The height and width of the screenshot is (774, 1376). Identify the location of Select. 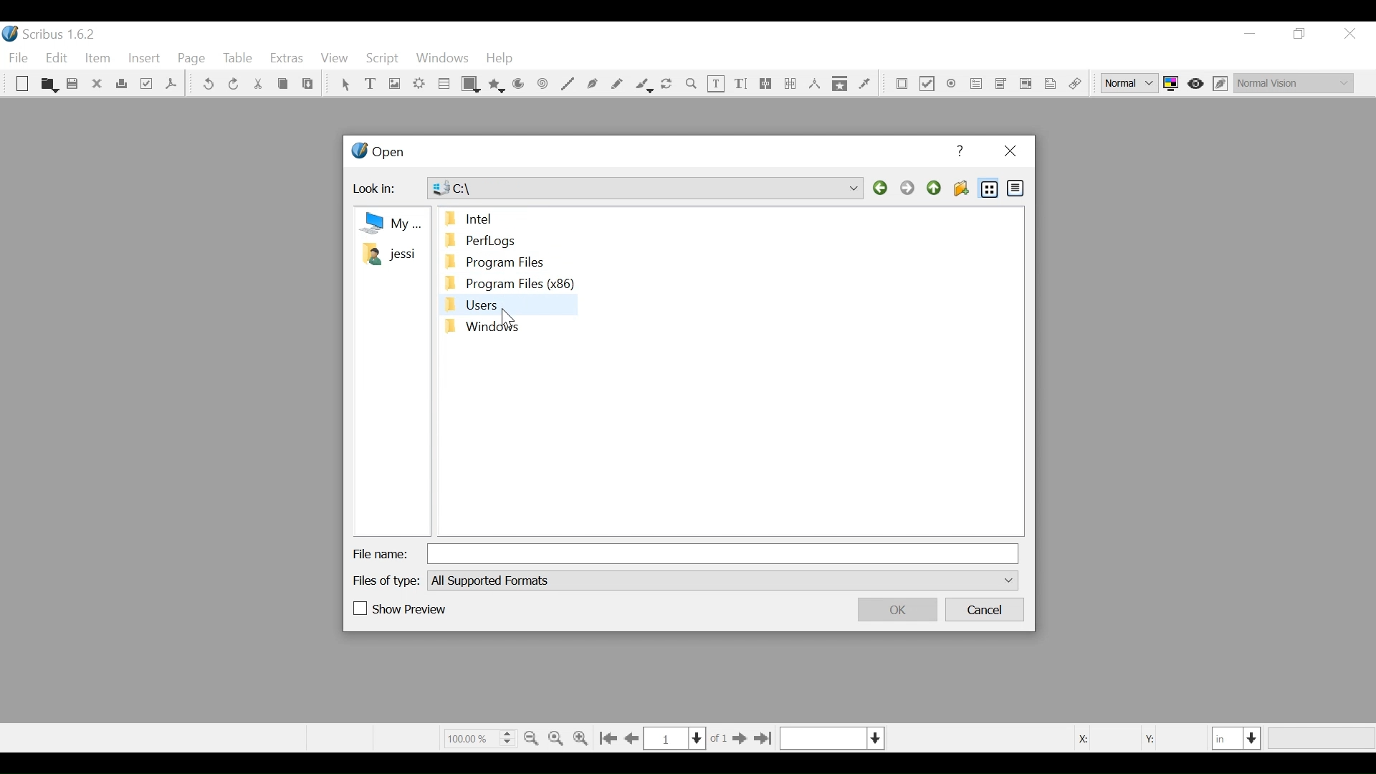
(345, 85).